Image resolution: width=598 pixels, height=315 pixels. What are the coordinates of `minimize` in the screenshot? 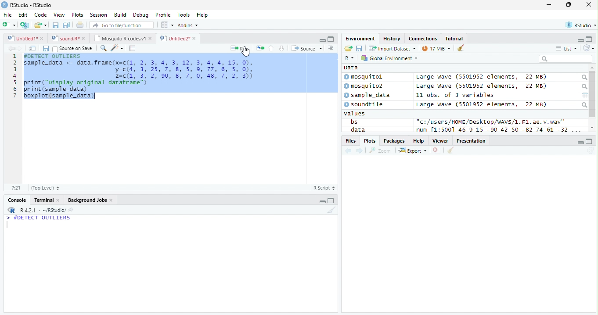 It's located at (321, 200).